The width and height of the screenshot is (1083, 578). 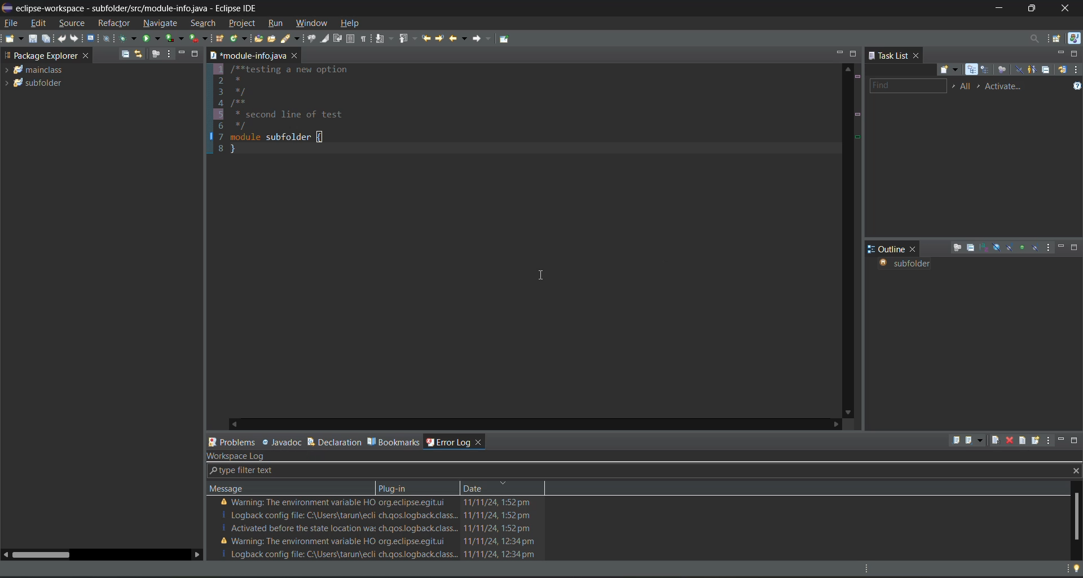 What do you see at coordinates (76, 39) in the screenshot?
I see `redo` at bounding box center [76, 39].